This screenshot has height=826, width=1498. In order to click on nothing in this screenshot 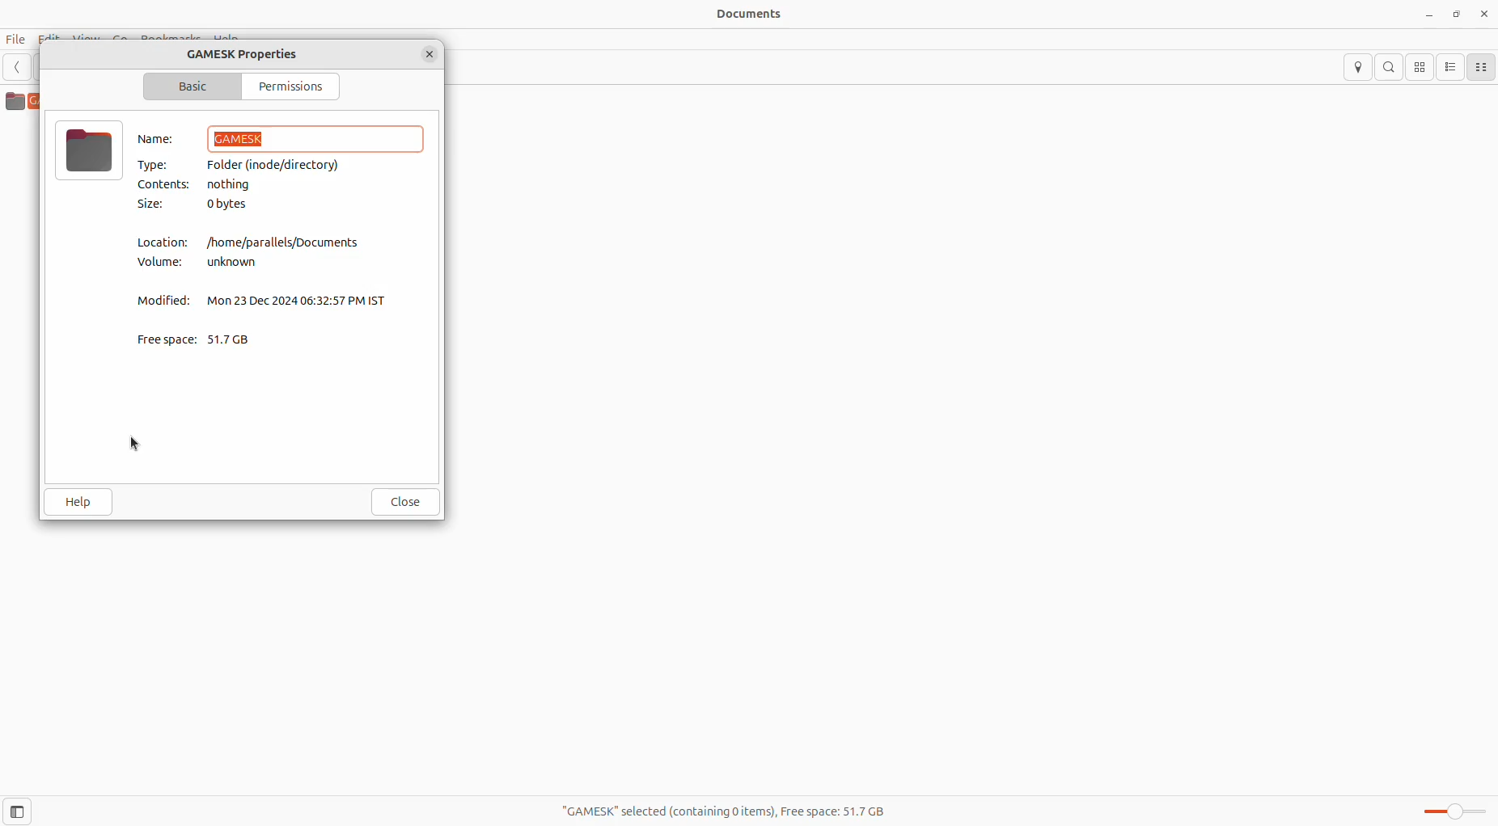, I will do `click(243, 186)`.